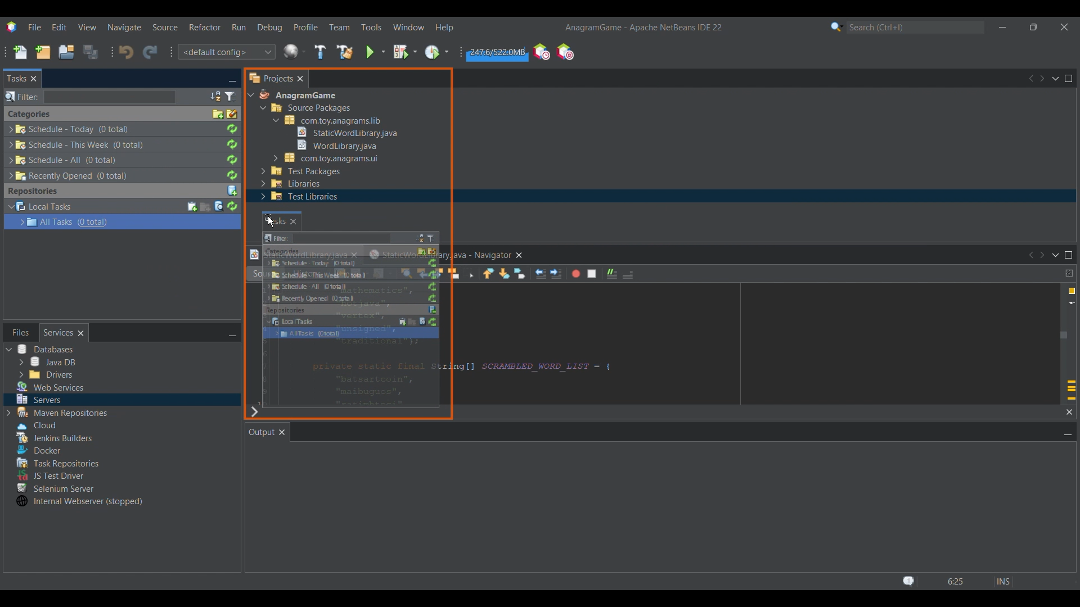  What do you see at coordinates (837, 26) in the screenshot?
I see `Search category selection` at bounding box center [837, 26].